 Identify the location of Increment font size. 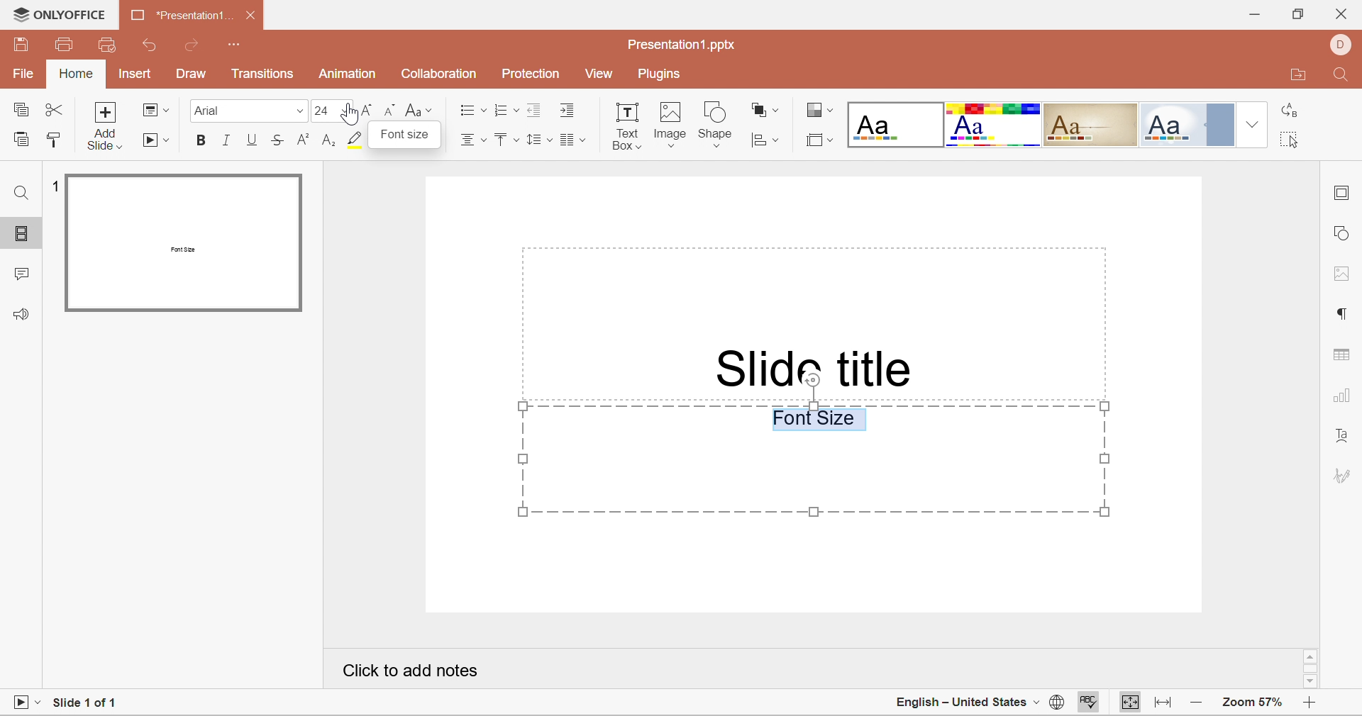
(368, 110).